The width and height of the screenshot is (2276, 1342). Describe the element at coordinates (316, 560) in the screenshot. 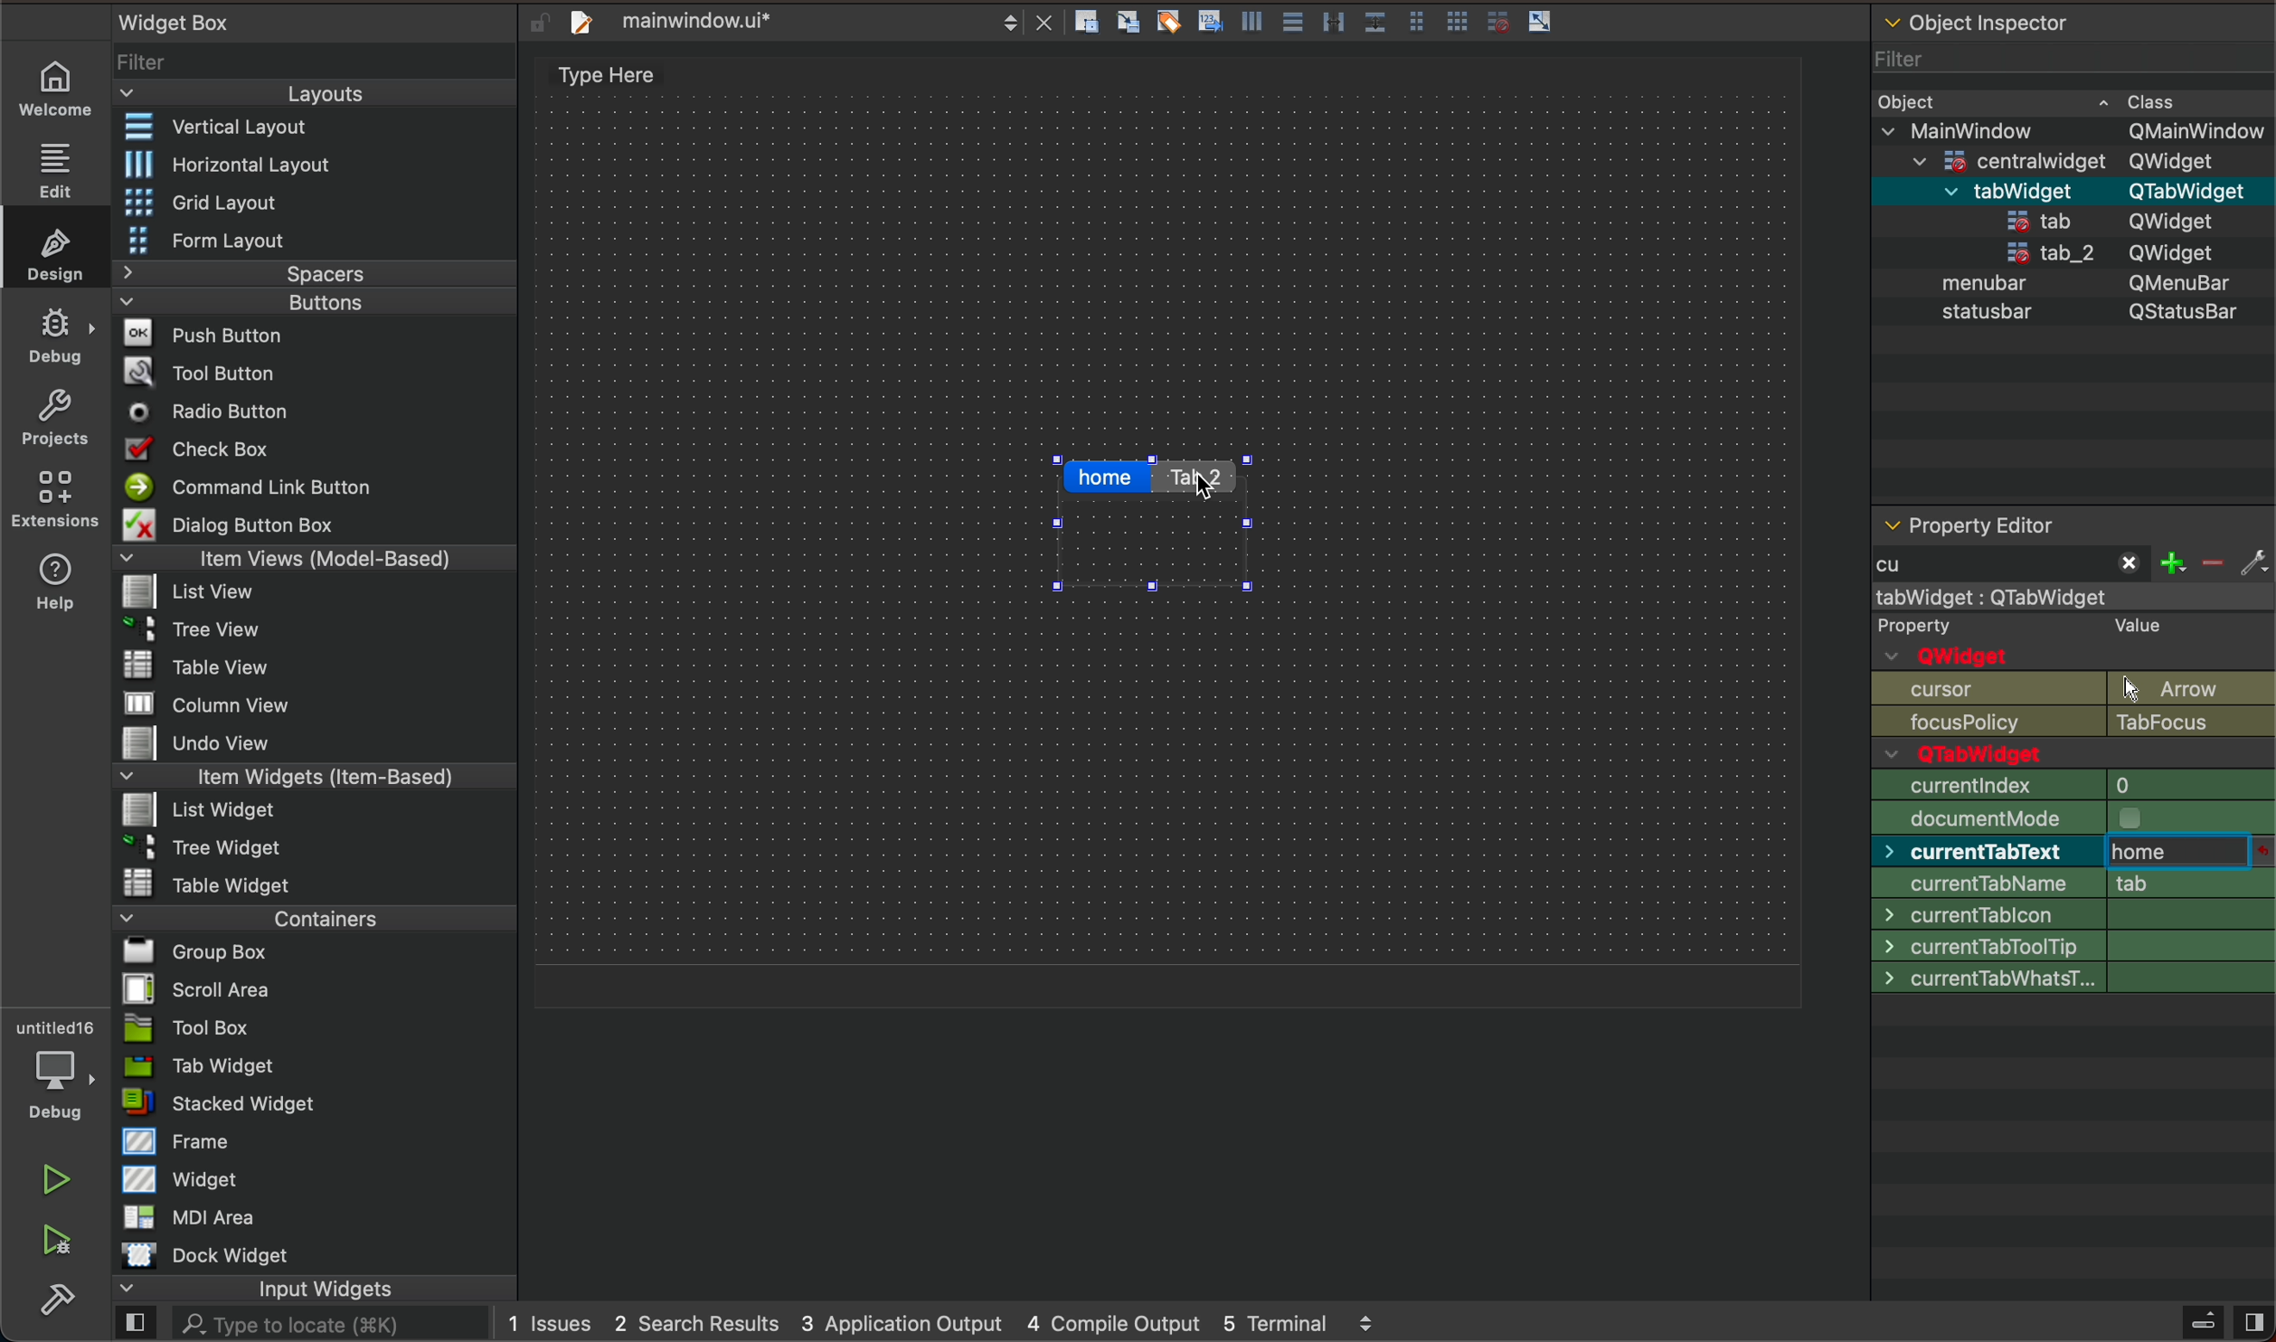

I see `Item Views (Model-Based)` at that location.